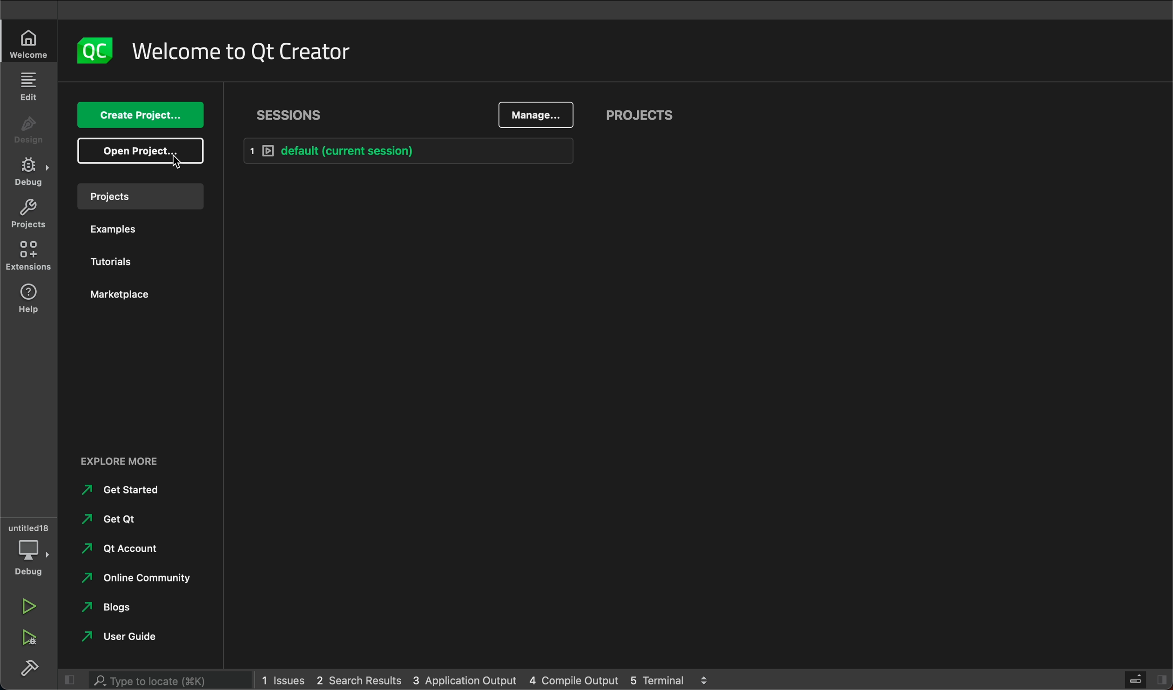 The width and height of the screenshot is (1173, 690). What do you see at coordinates (705, 679) in the screenshot?
I see `navigator` at bounding box center [705, 679].